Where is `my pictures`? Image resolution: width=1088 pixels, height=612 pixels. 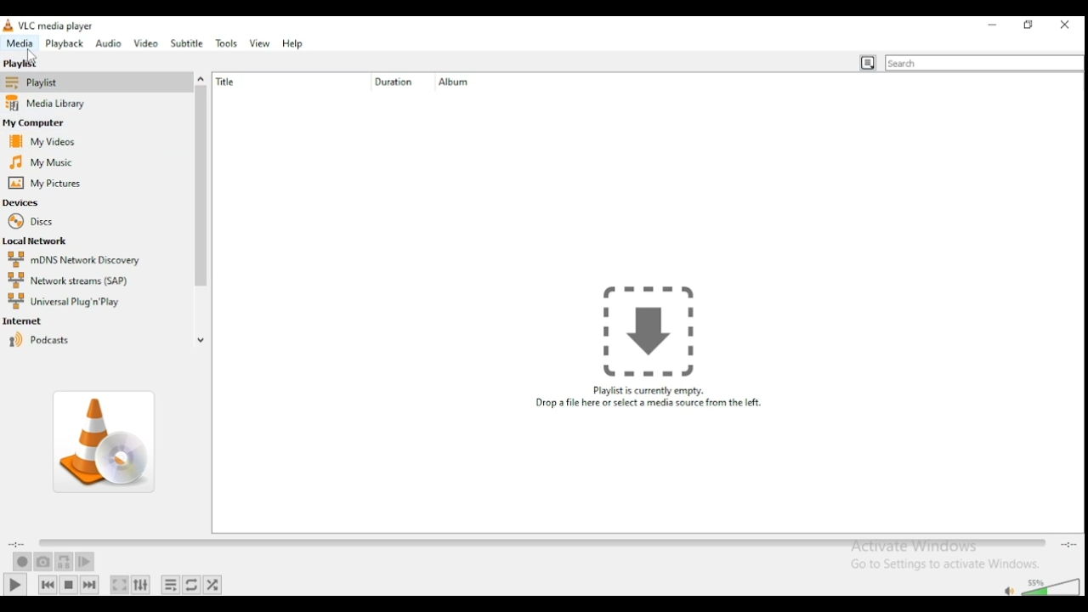 my pictures is located at coordinates (49, 183).